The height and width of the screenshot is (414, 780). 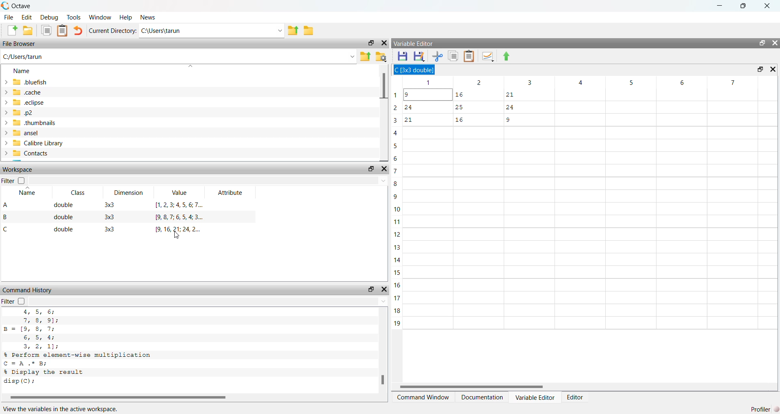 What do you see at coordinates (104, 229) in the screenshot?
I see `C double 3x3 9,16, 21; 24, 2...` at bounding box center [104, 229].